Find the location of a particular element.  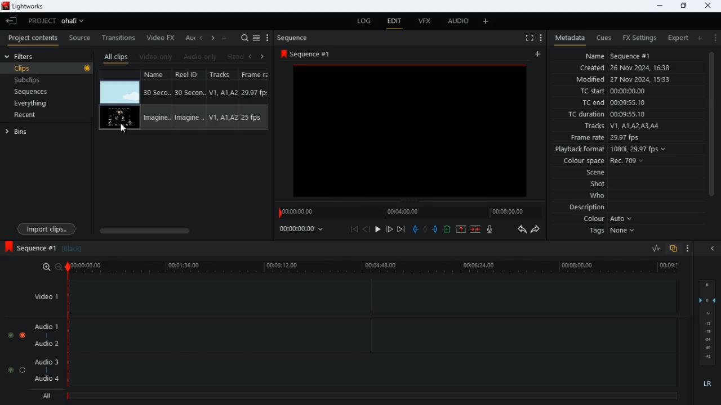

source is located at coordinates (80, 38).